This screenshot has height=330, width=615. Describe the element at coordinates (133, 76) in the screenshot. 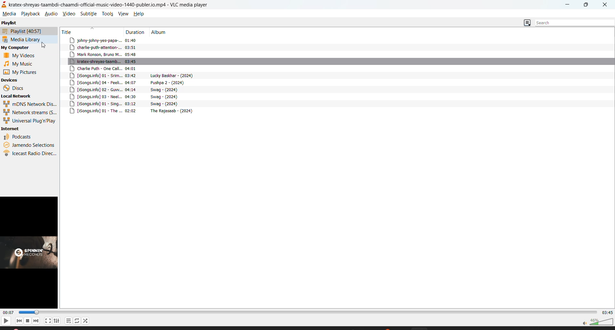

I see `track title , duration and album` at that location.